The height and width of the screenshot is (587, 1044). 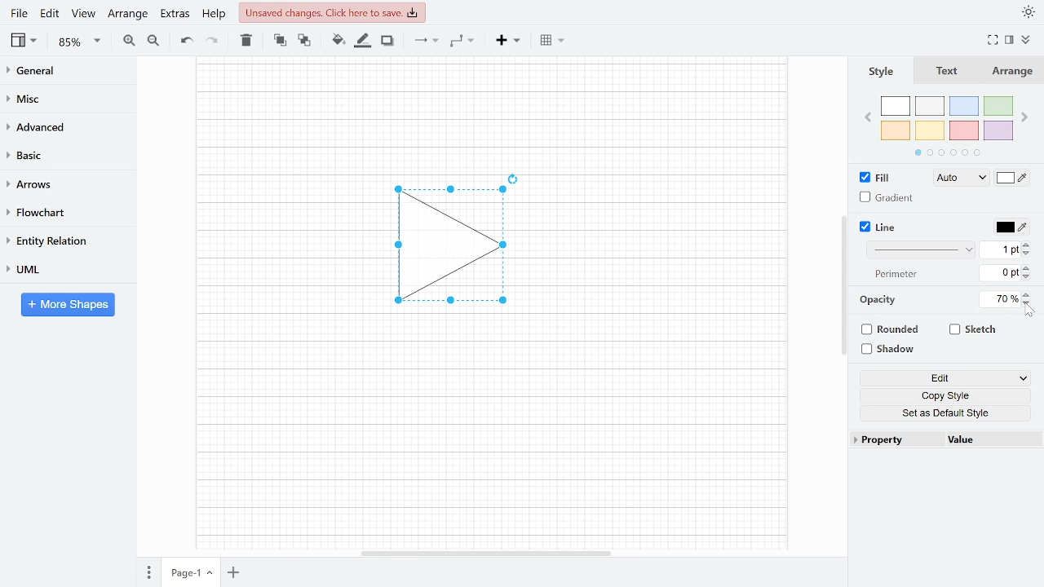 What do you see at coordinates (508, 39) in the screenshot?
I see `Insert` at bounding box center [508, 39].